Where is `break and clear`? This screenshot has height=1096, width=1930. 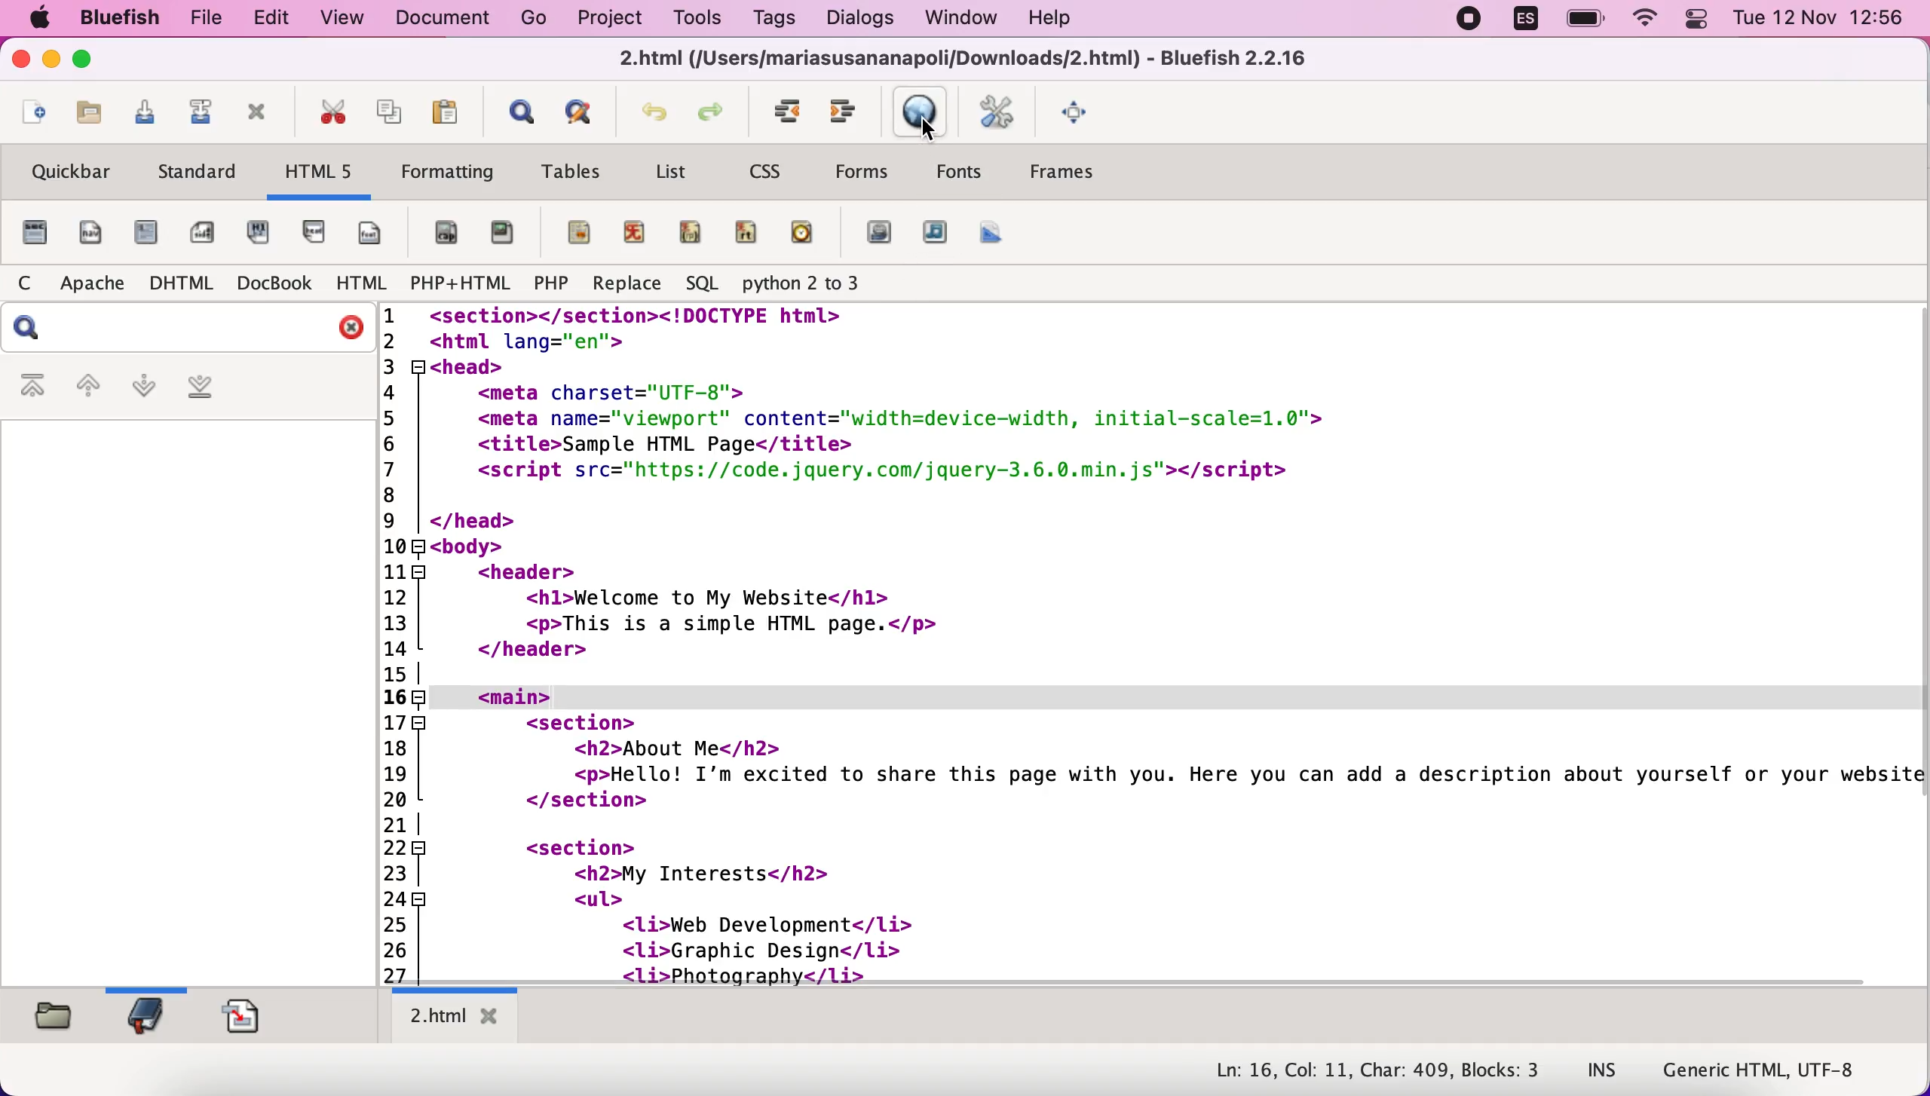
break and clear is located at coordinates (375, 237).